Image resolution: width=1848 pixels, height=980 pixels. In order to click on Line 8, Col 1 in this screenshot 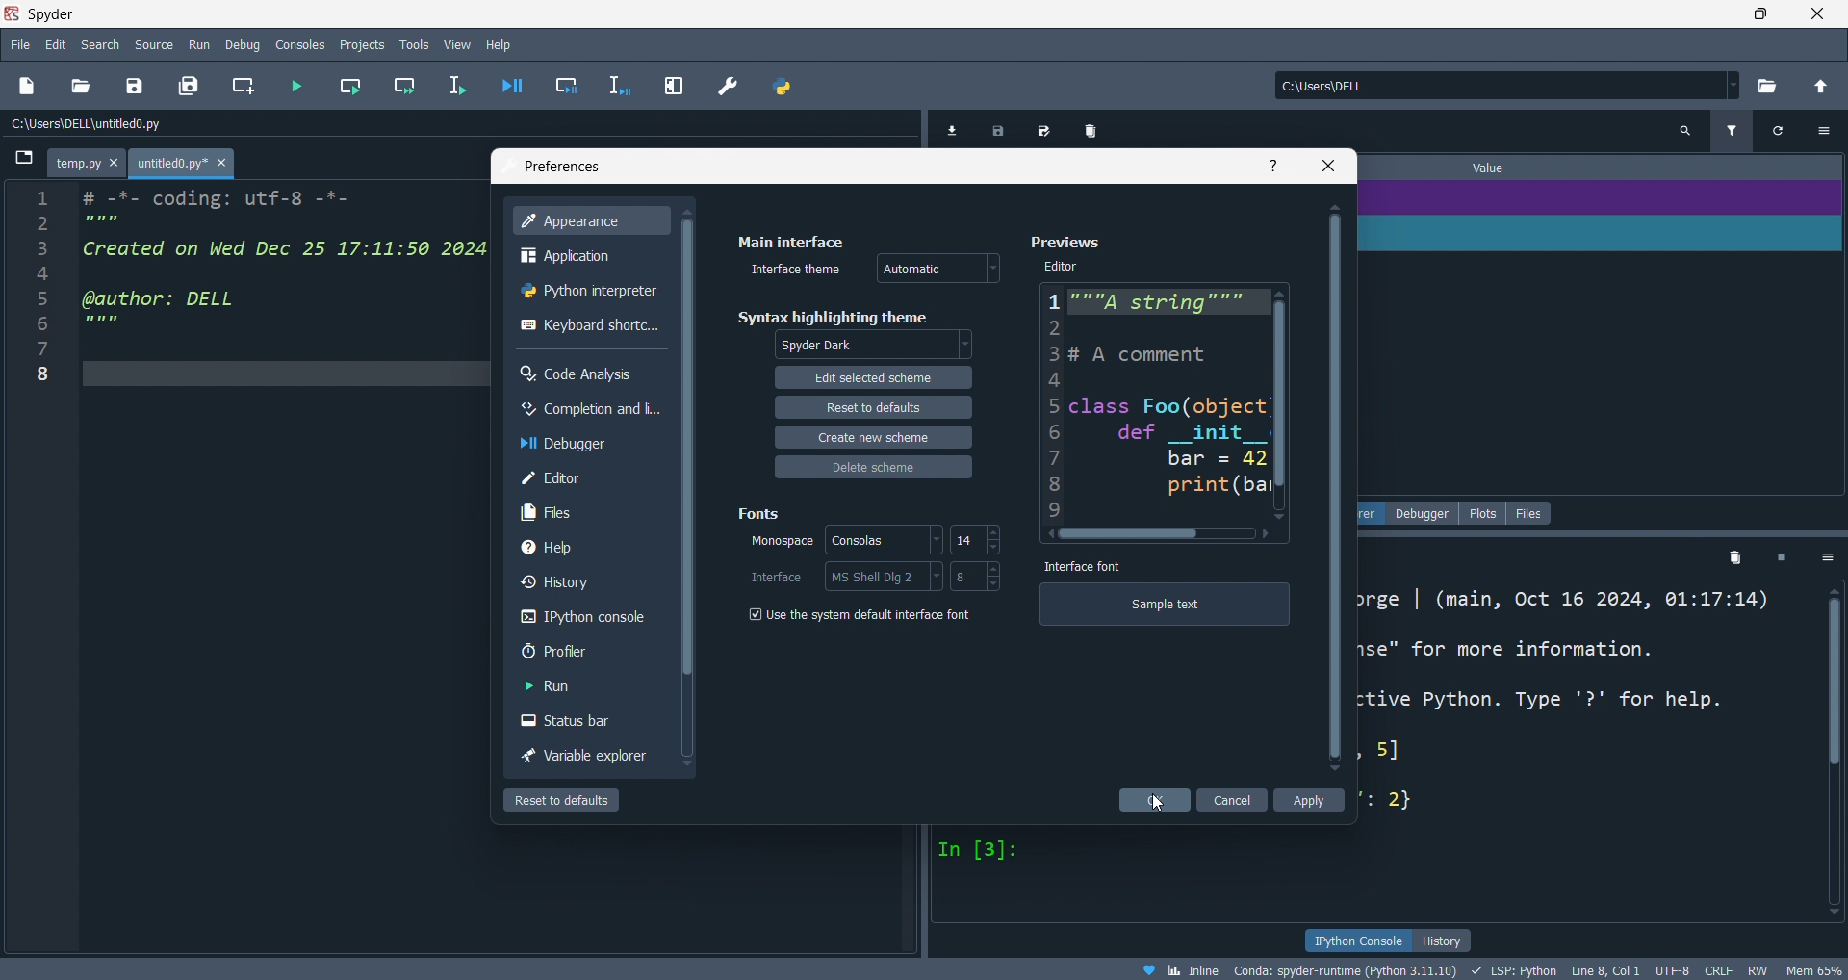, I will do `click(1612, 968)`.